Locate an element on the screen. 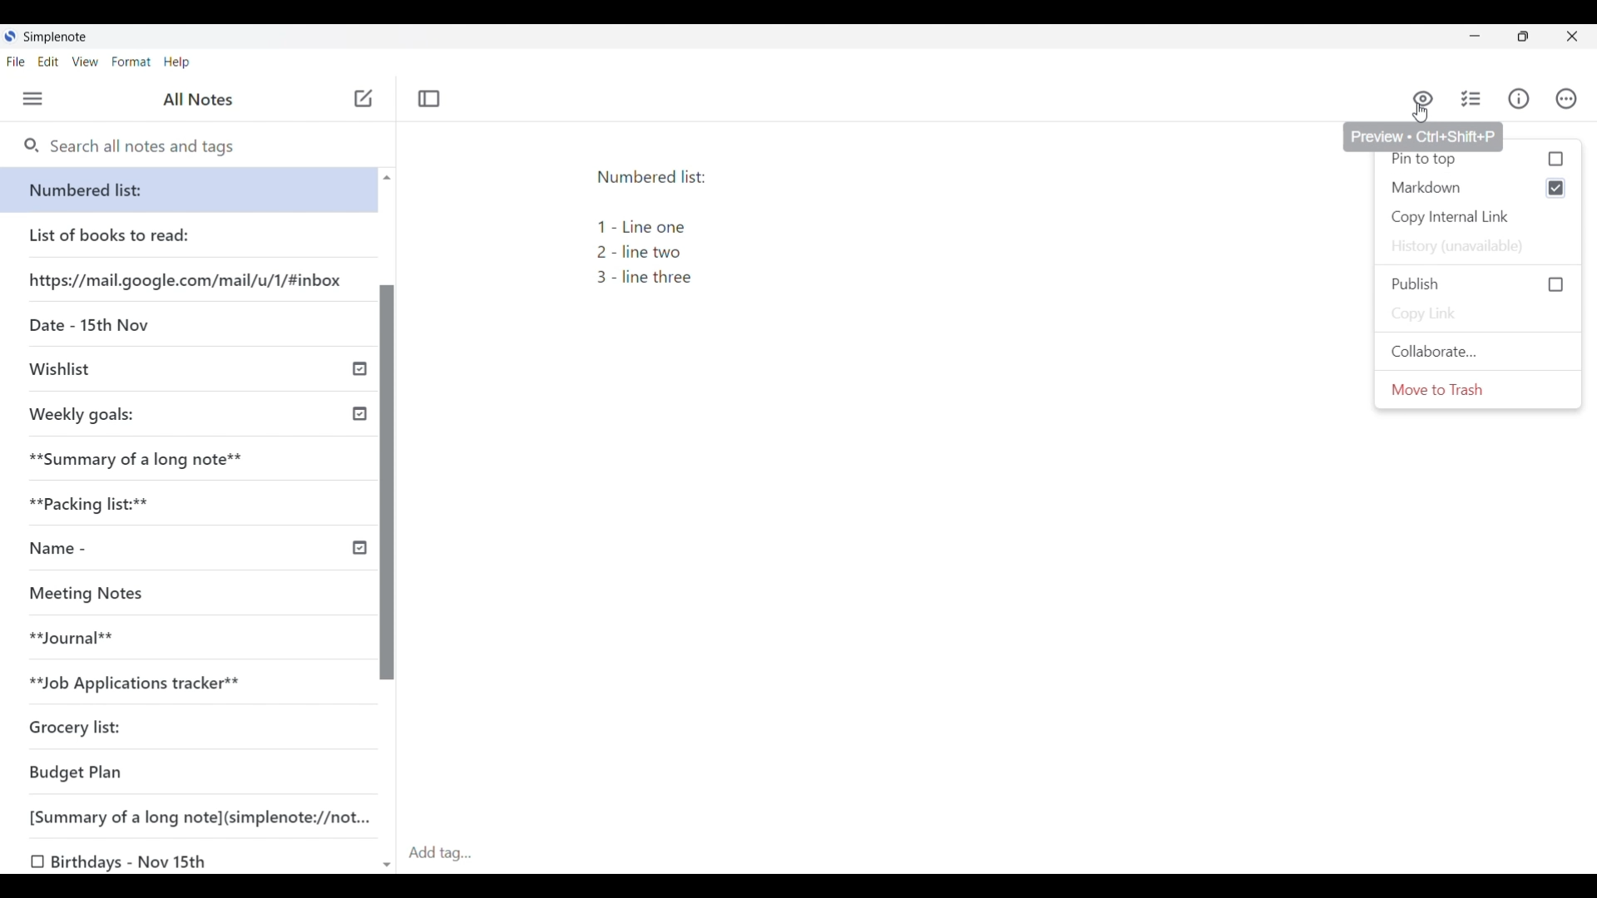 The width and height of the screenshot is (1597, 898). Packiacking list:** is located at coordinates (99, 507).